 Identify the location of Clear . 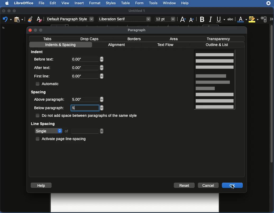
(39, 19).